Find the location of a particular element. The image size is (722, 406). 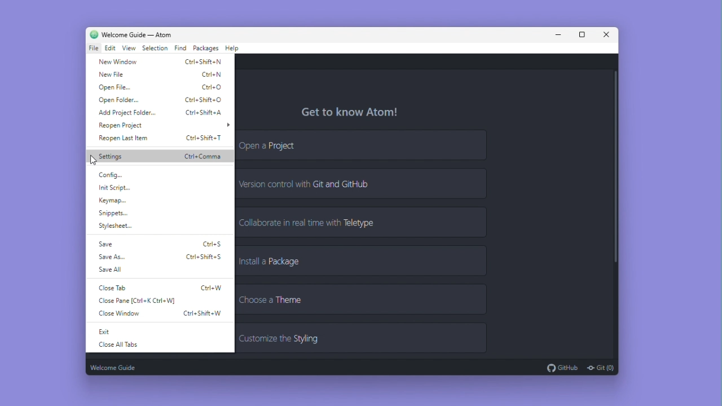

get to know atom! is located at coordinates (354, 112).